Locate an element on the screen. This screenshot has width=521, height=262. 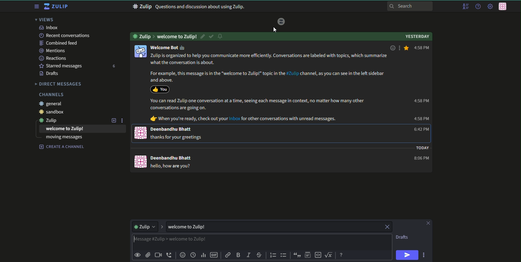
Deenbandhu Bhatt is located at coordinates (171, 157).